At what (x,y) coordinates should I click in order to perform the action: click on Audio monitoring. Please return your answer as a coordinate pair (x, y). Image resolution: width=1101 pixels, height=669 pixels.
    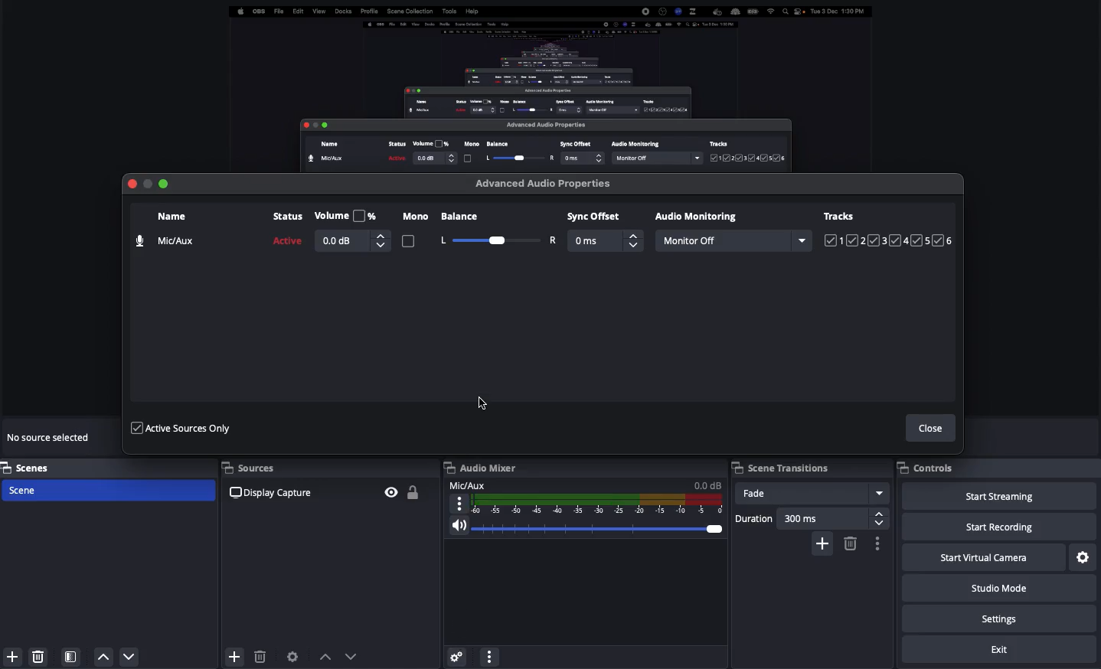
    Looking at the image, I should click on (699, 216).